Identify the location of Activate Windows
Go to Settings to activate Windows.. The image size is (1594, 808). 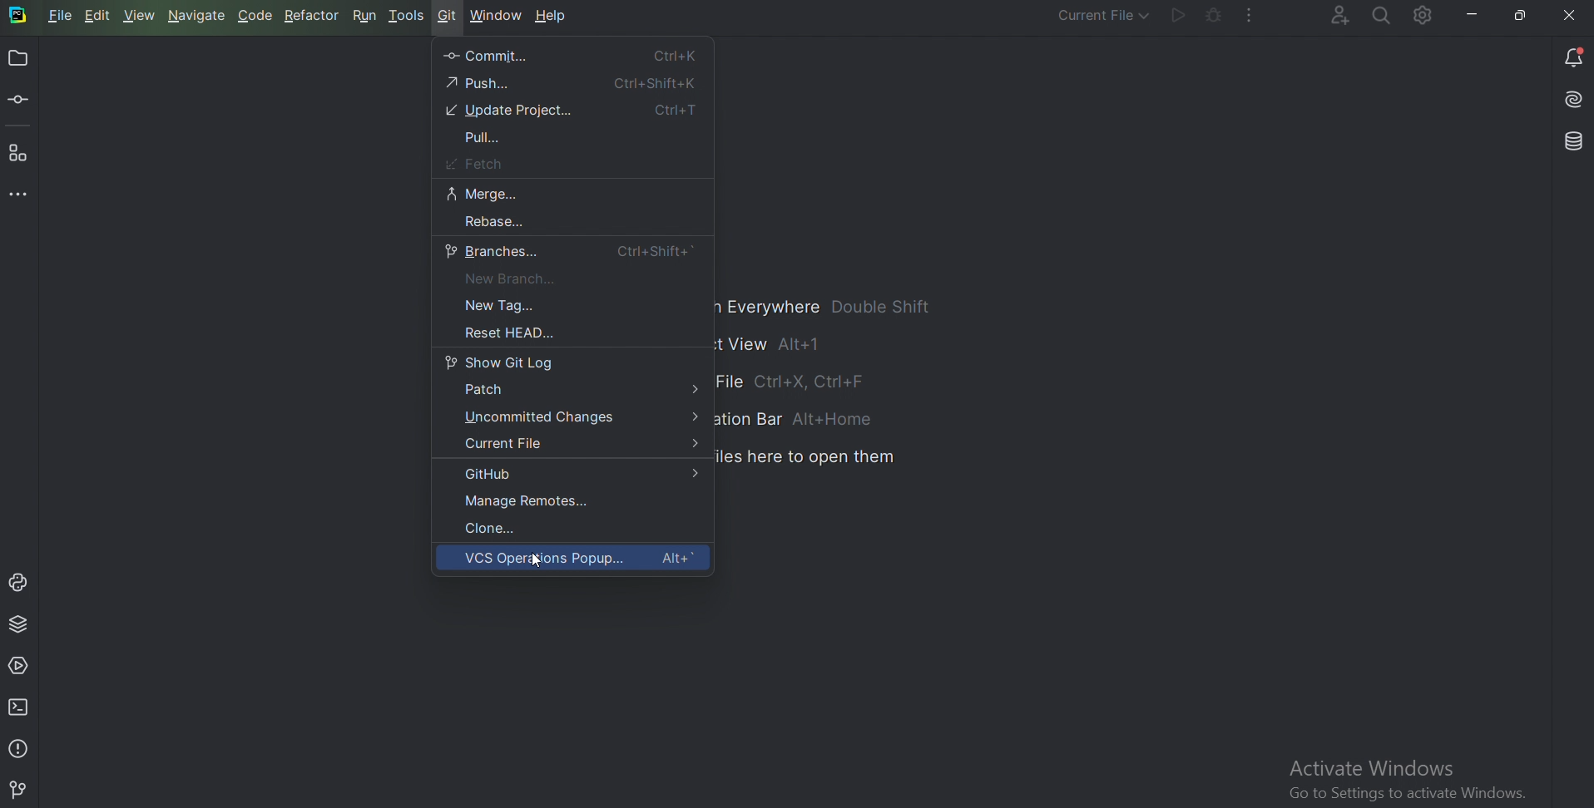
(1415, 781).